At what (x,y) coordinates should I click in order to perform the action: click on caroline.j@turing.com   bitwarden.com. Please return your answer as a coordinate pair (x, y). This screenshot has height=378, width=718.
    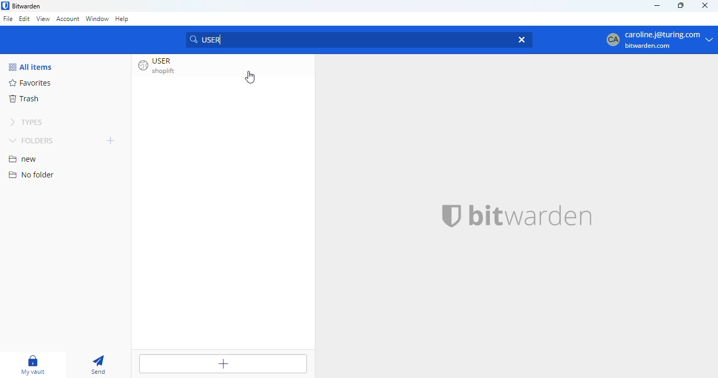
    Looking at the image, I should click on (658, 40).